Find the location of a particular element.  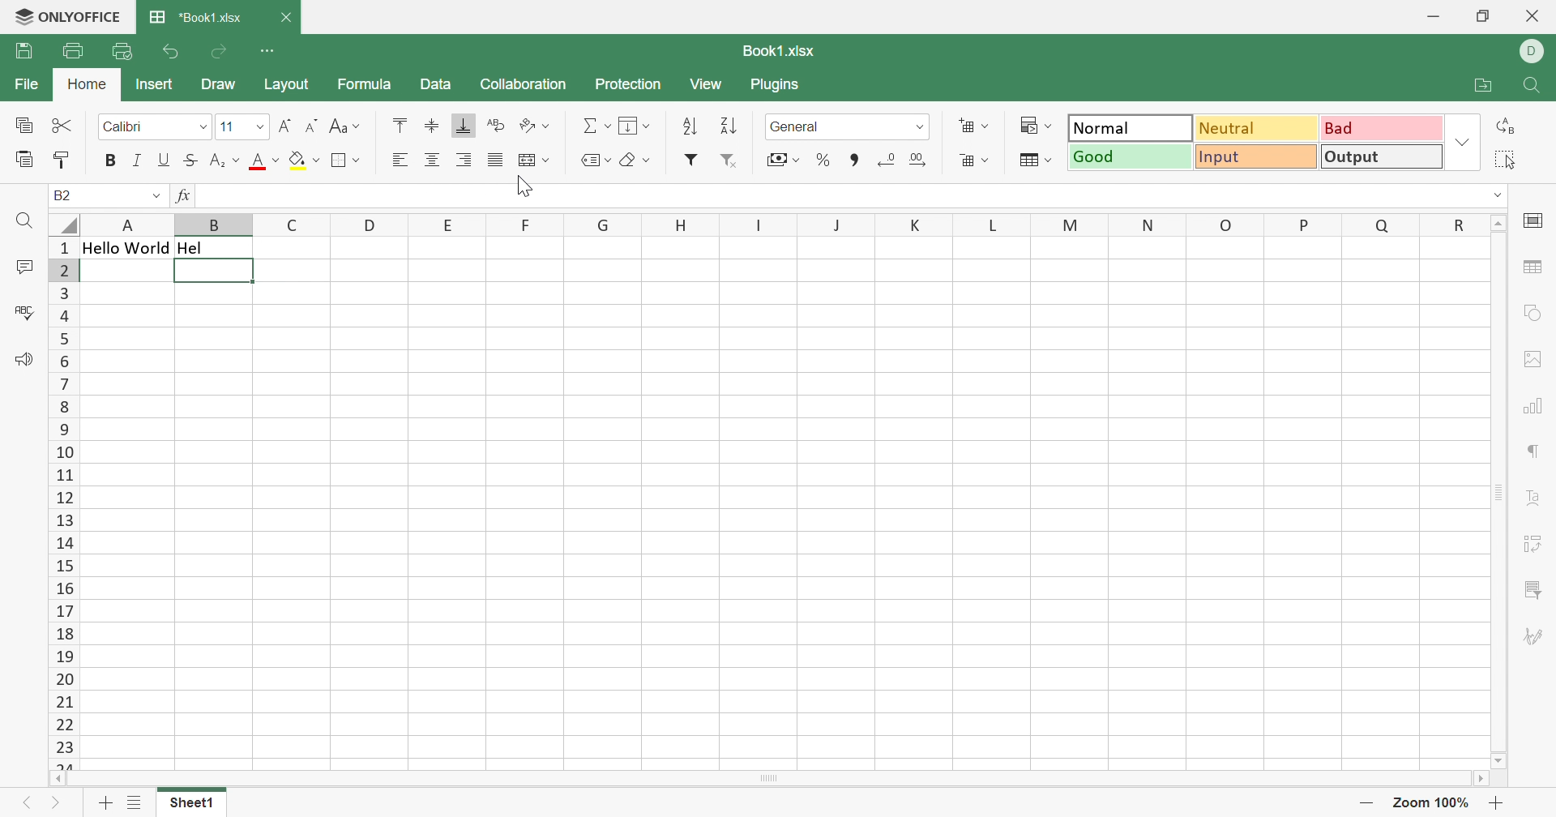

Neutral is located at coordinates (1255, 128).